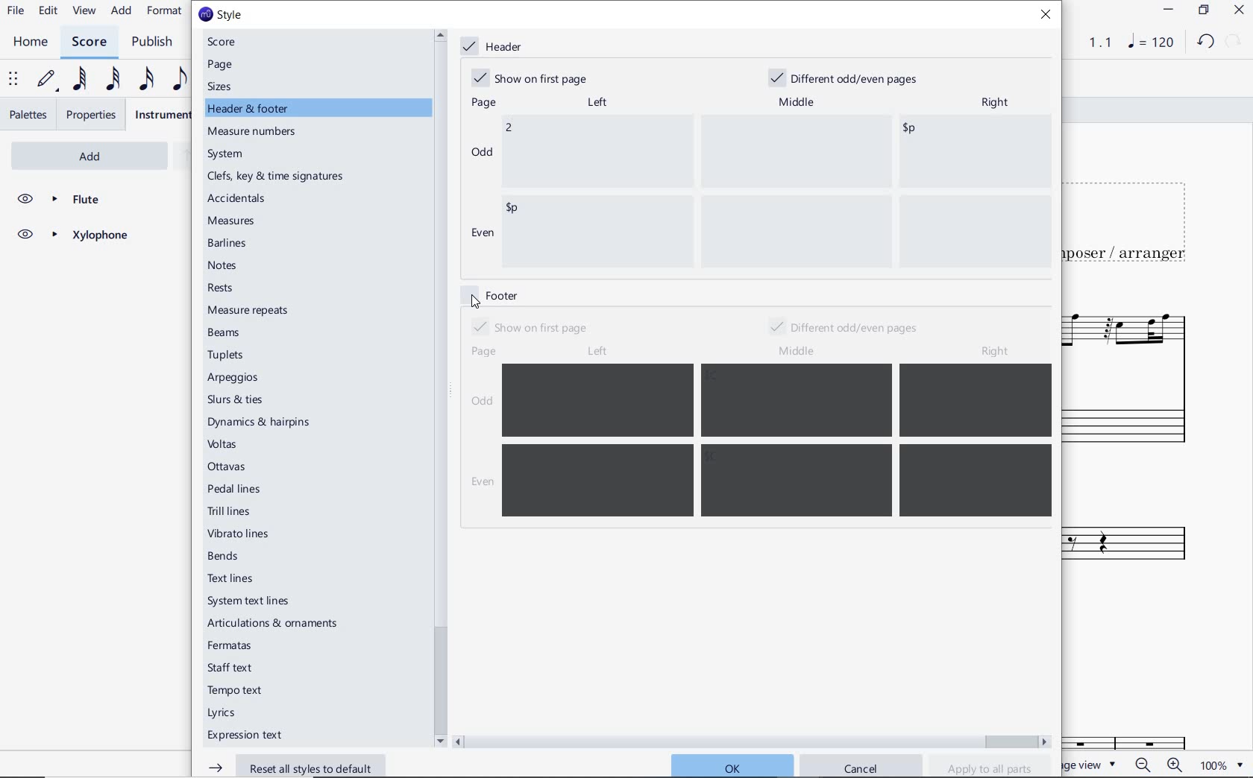 The height and width of the screenshot is (778, 1253). Describe the element at coordinates (1157, 764) in the screenshot. I see `zoom in or zoom out` at that location.